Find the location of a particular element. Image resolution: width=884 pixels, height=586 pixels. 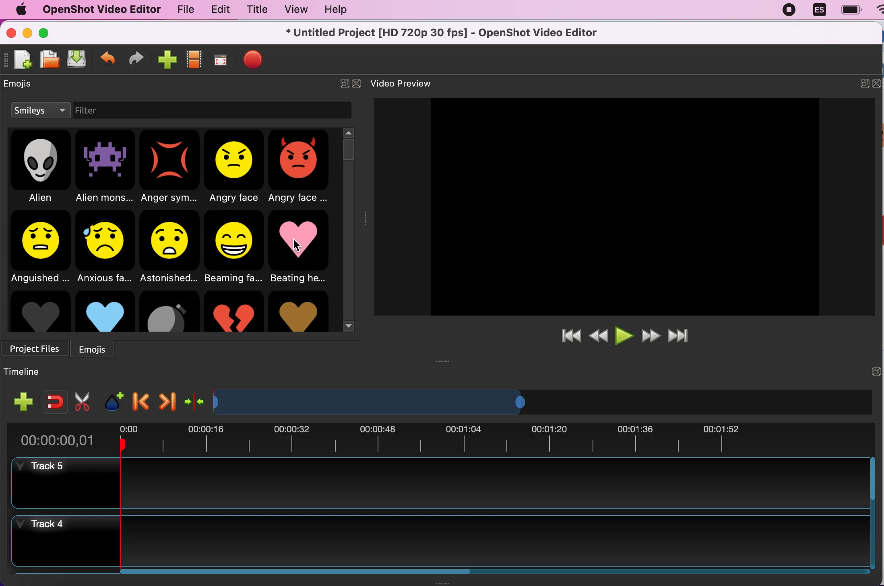

file is located at coordinates (182, 10).